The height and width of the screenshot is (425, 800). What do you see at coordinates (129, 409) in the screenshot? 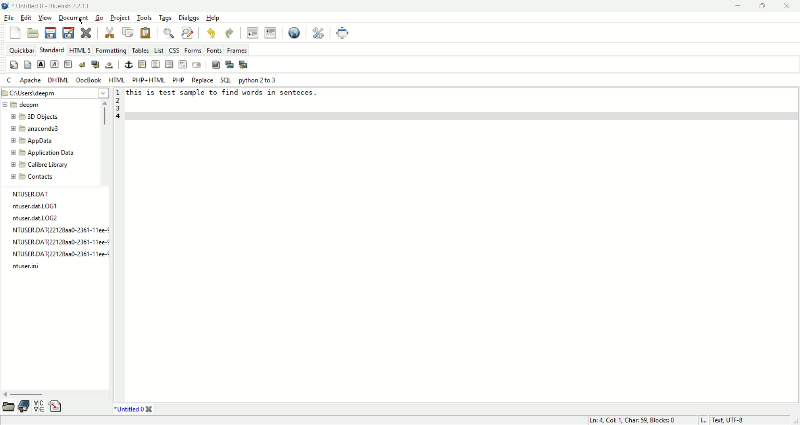
I see `*Untitled 0` at bounding box center [129, 409].